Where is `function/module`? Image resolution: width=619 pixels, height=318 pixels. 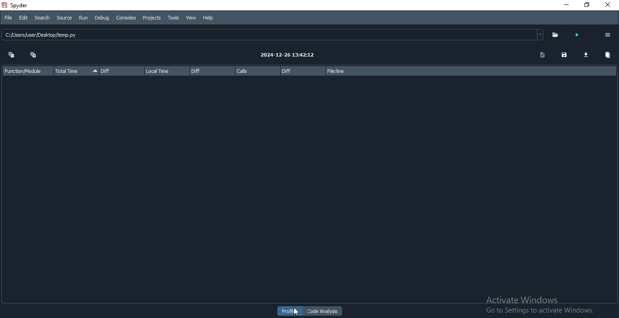 function/module is located at coordinates (25, 71).